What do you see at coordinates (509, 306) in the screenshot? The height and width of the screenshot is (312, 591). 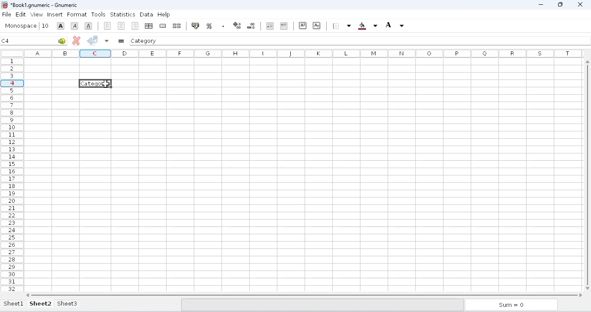 I see `Sum = 0` at bounding box center [509, 306].